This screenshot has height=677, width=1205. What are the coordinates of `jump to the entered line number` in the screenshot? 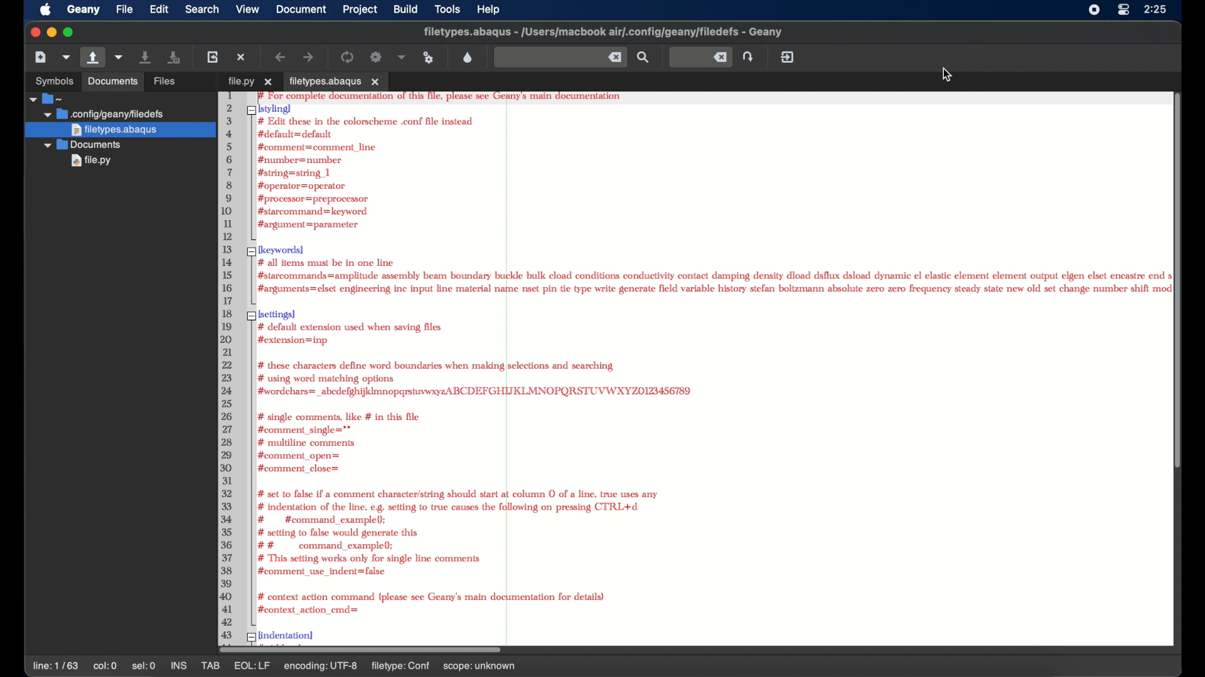 It's located at (700, 57).